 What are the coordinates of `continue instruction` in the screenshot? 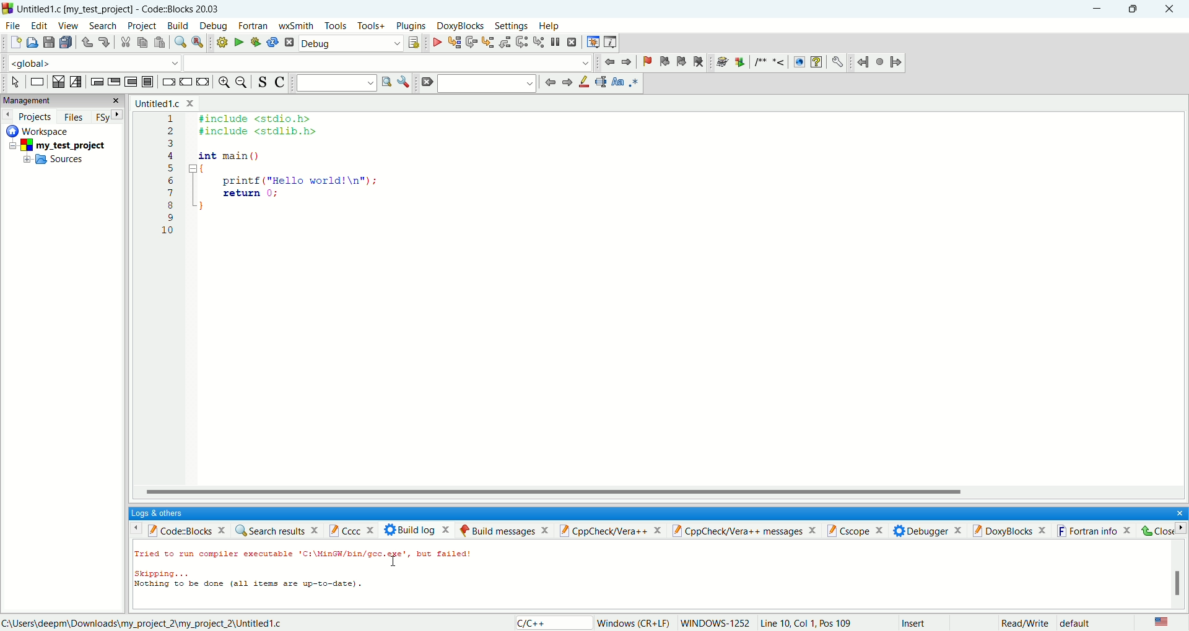 It's located at (186, 81).